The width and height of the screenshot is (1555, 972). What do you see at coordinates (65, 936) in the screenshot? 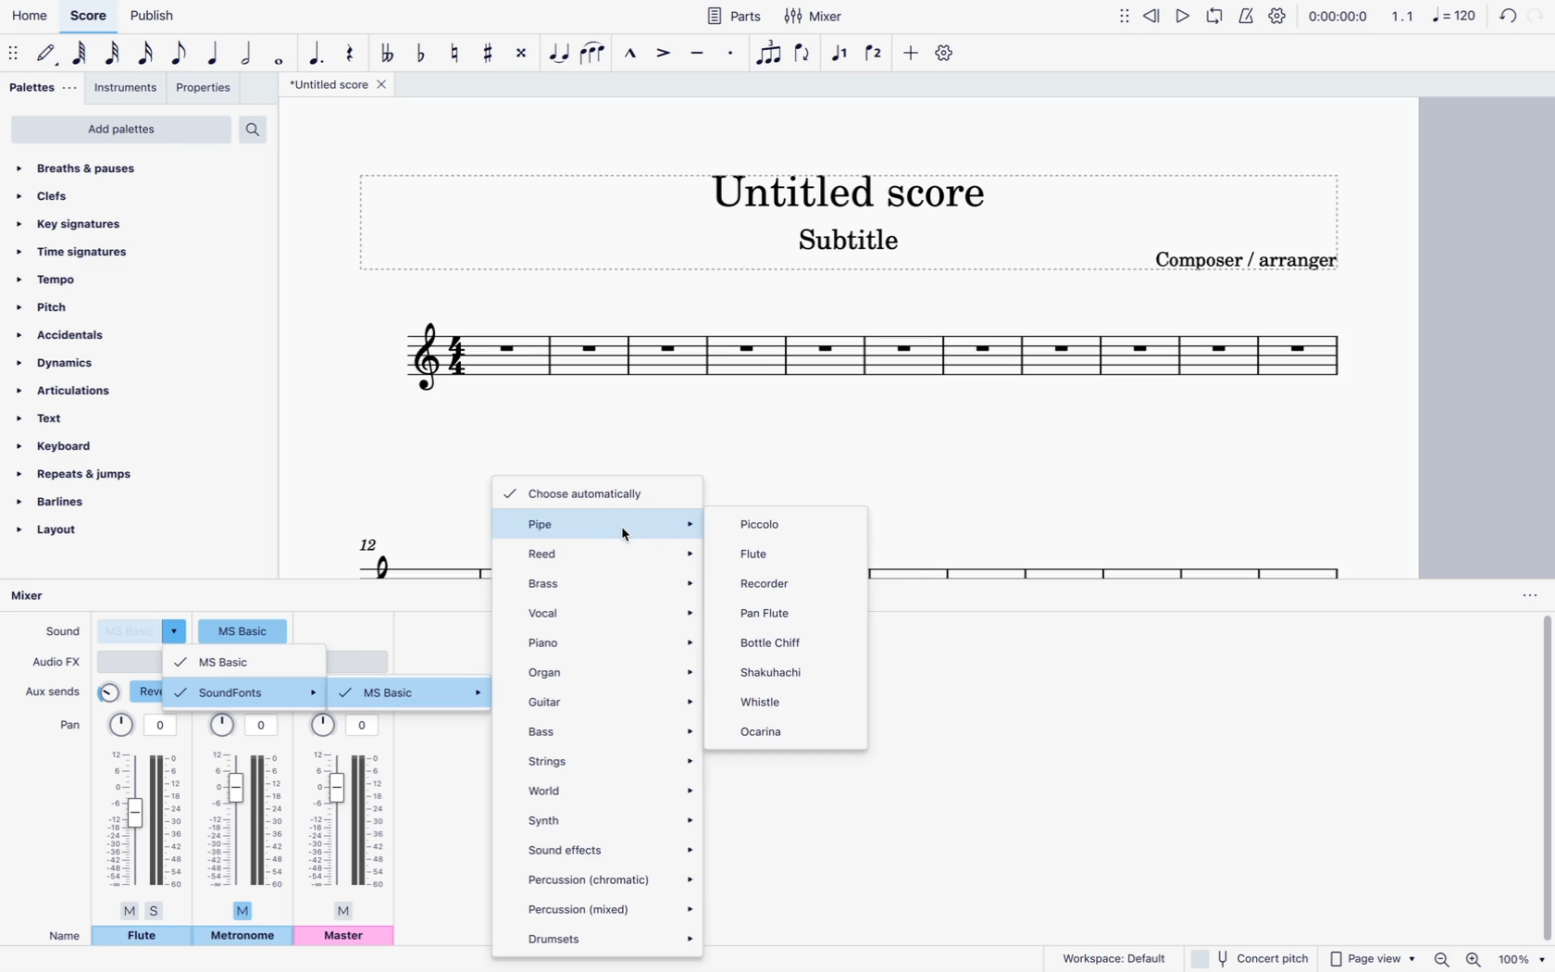
I see `name` at bounding box center [65, 936].